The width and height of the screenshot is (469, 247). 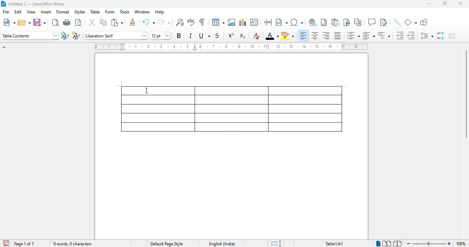 What do you see at coordinates (231, 109) in the screenshot?
I see `table` at bounding box center [231, 109].